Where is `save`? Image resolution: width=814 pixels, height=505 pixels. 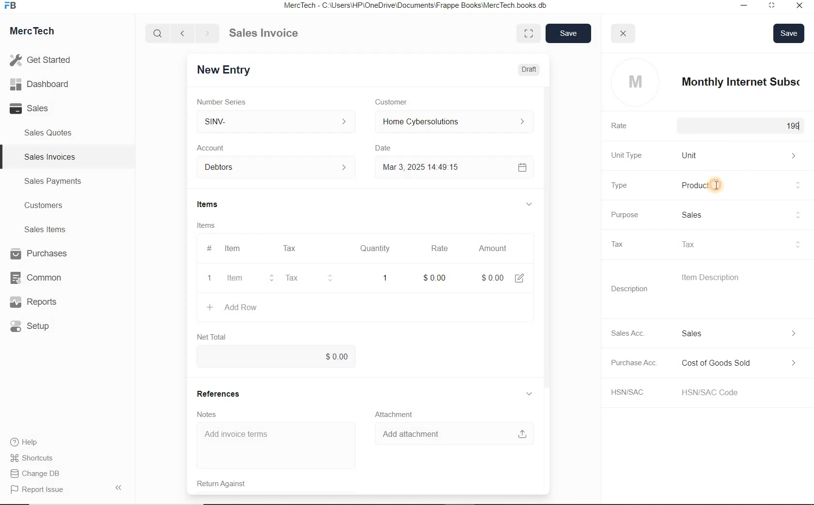 save is located at coordinates (569, 33).